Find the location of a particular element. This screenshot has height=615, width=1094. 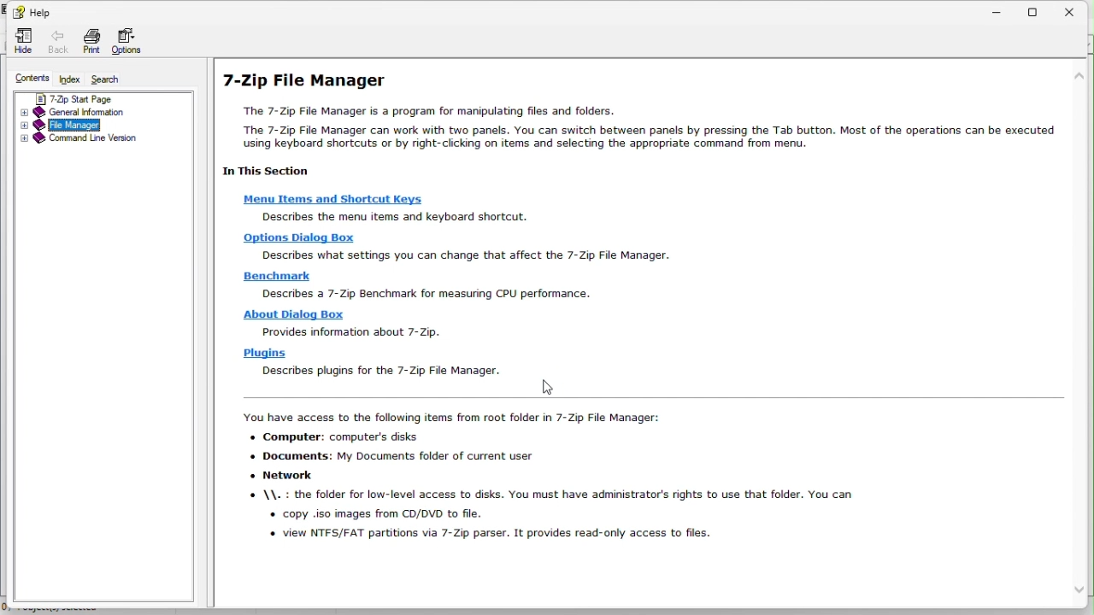

decribes what settings you can change that affect the 7-Zip File Manager is located at coordinates (474, 254).